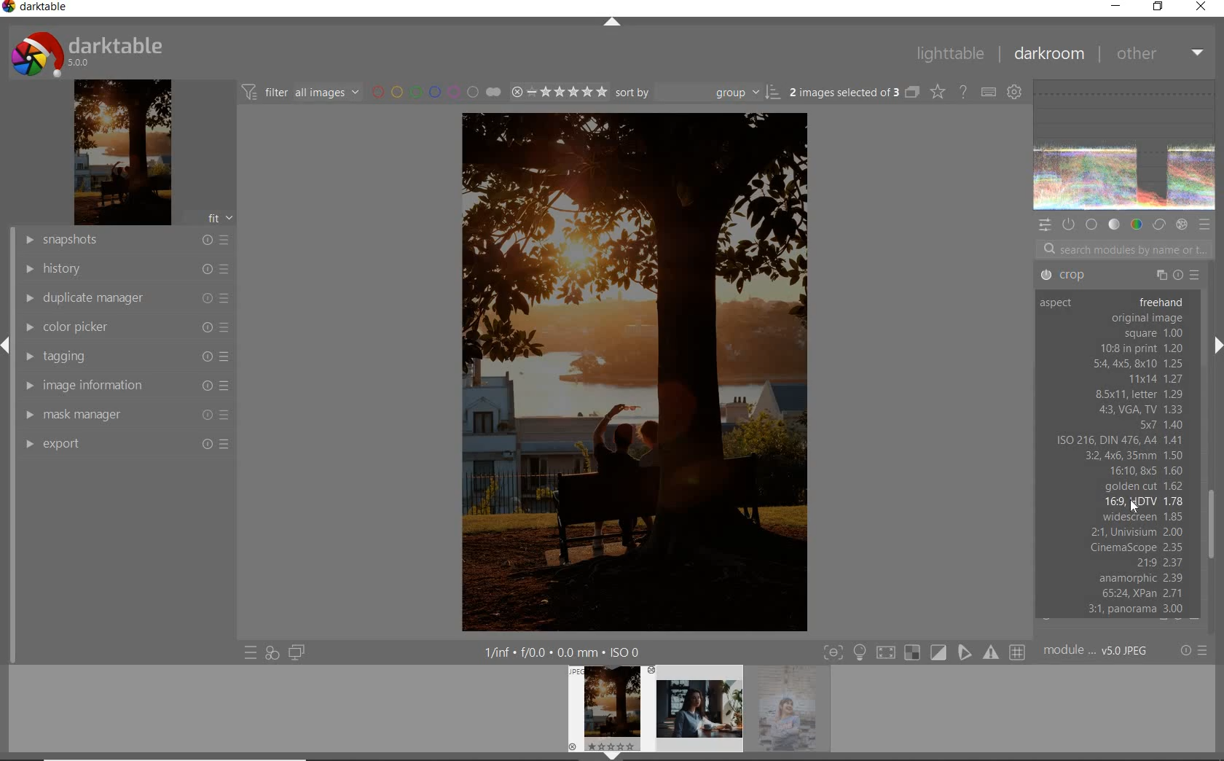  I want to click on display a second darkroom image window, so click(297, 654).